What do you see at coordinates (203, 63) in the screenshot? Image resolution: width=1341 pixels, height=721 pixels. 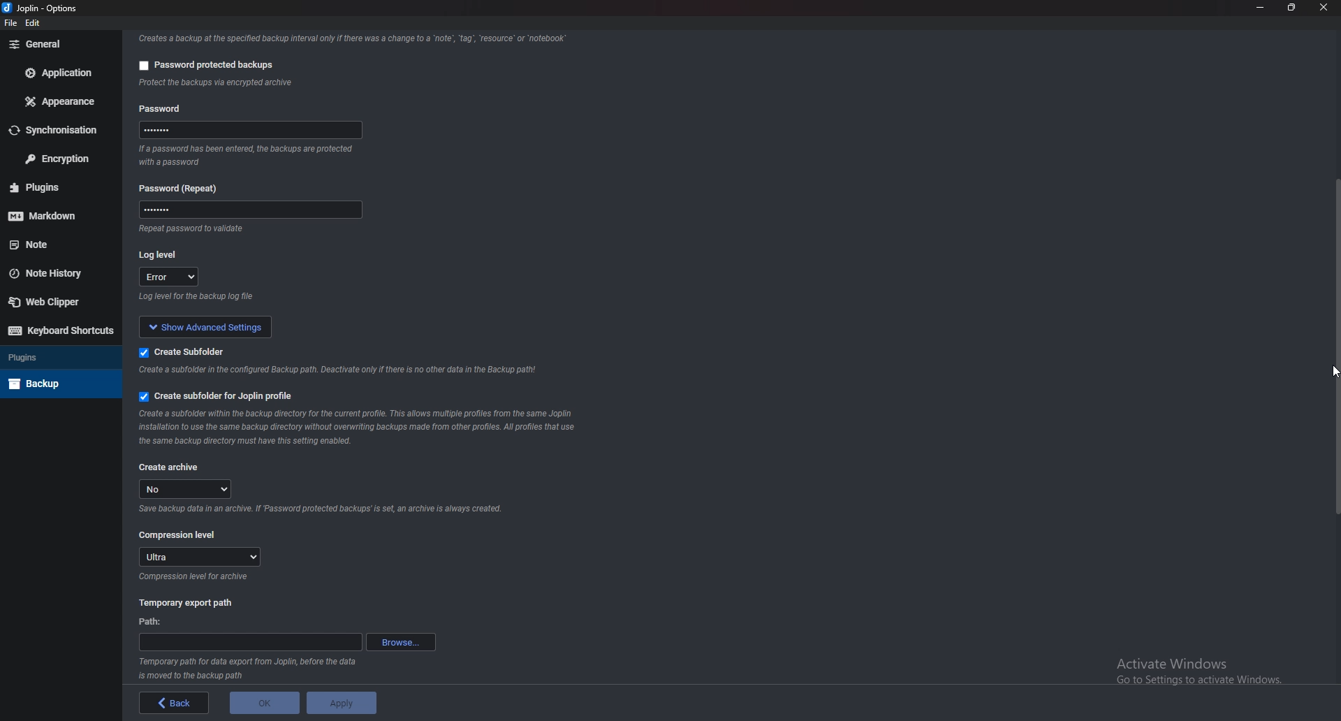 I see `password protected backup` at bounding box center [203, 63].